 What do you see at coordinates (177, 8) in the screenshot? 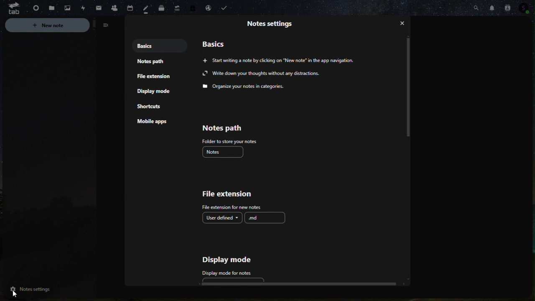
I see `Upgrade` at bounding box center [177, 8].